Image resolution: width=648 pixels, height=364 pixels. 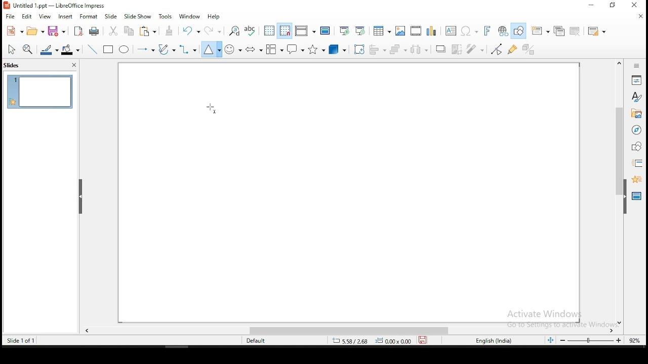 What do you see at coordinates (416, 30) in the screenshot?
I see `insert audio and video` at bounding box center [416, 30].